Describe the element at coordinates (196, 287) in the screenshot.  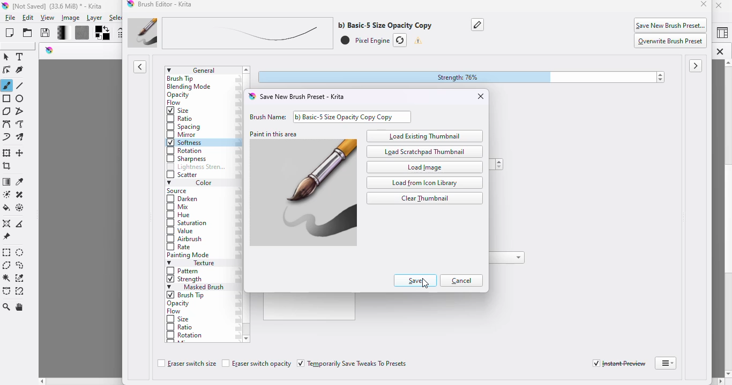
I see `masked brush` at that location.